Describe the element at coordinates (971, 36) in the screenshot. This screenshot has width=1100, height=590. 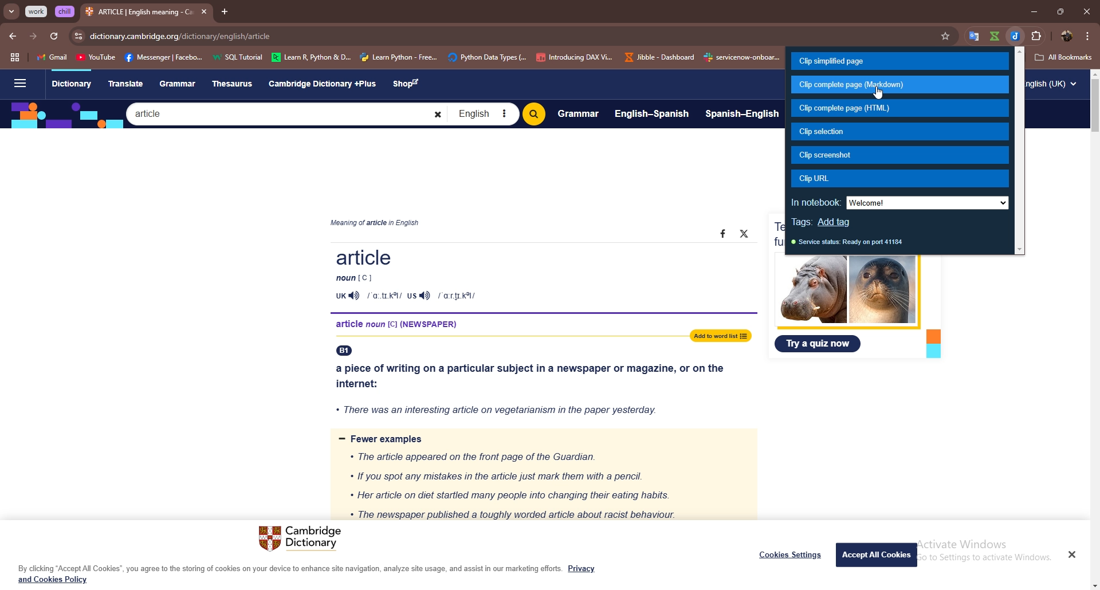
I see `favorites` at that location.